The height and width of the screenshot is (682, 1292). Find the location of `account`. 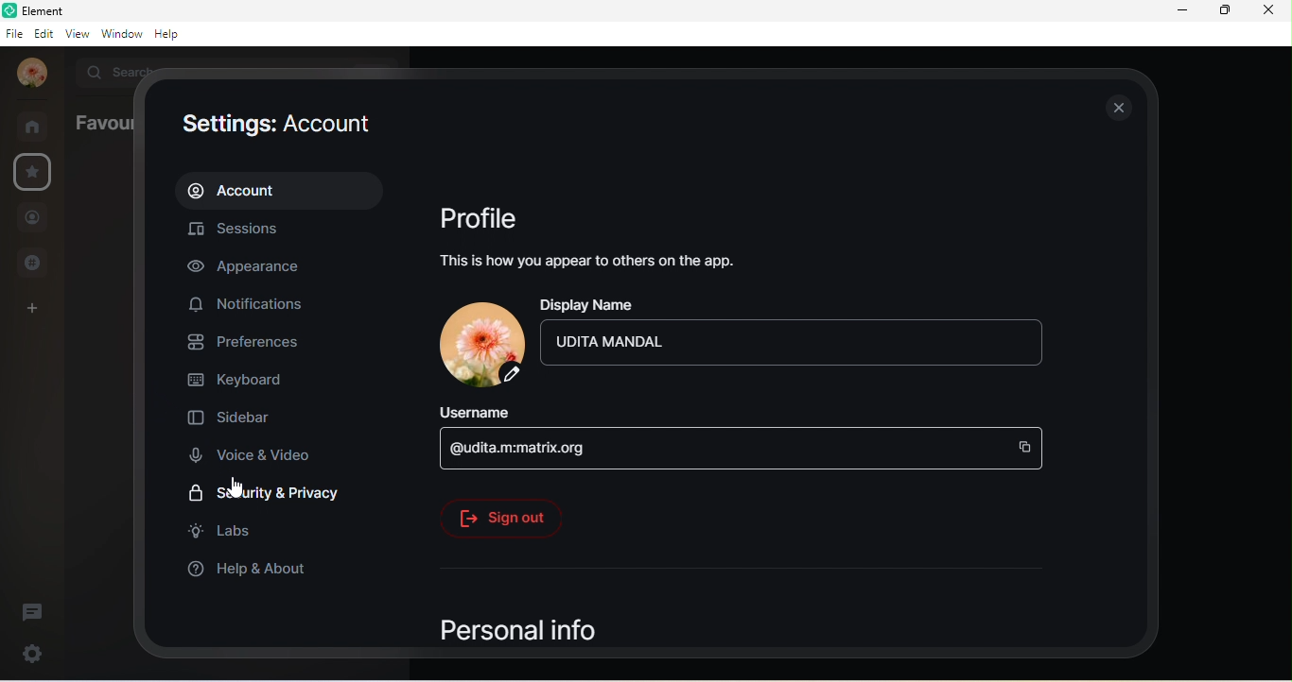

account is located at coordinates (282, 189).